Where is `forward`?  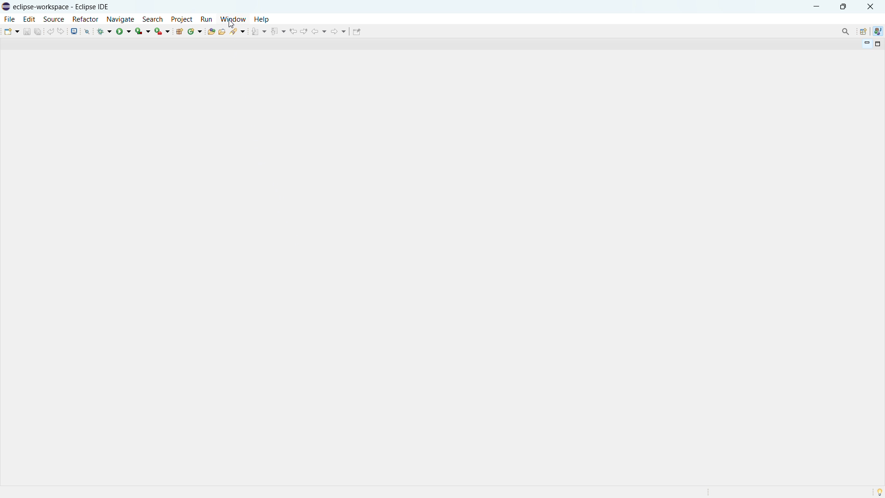
forward is located at coordinates (338, 31).